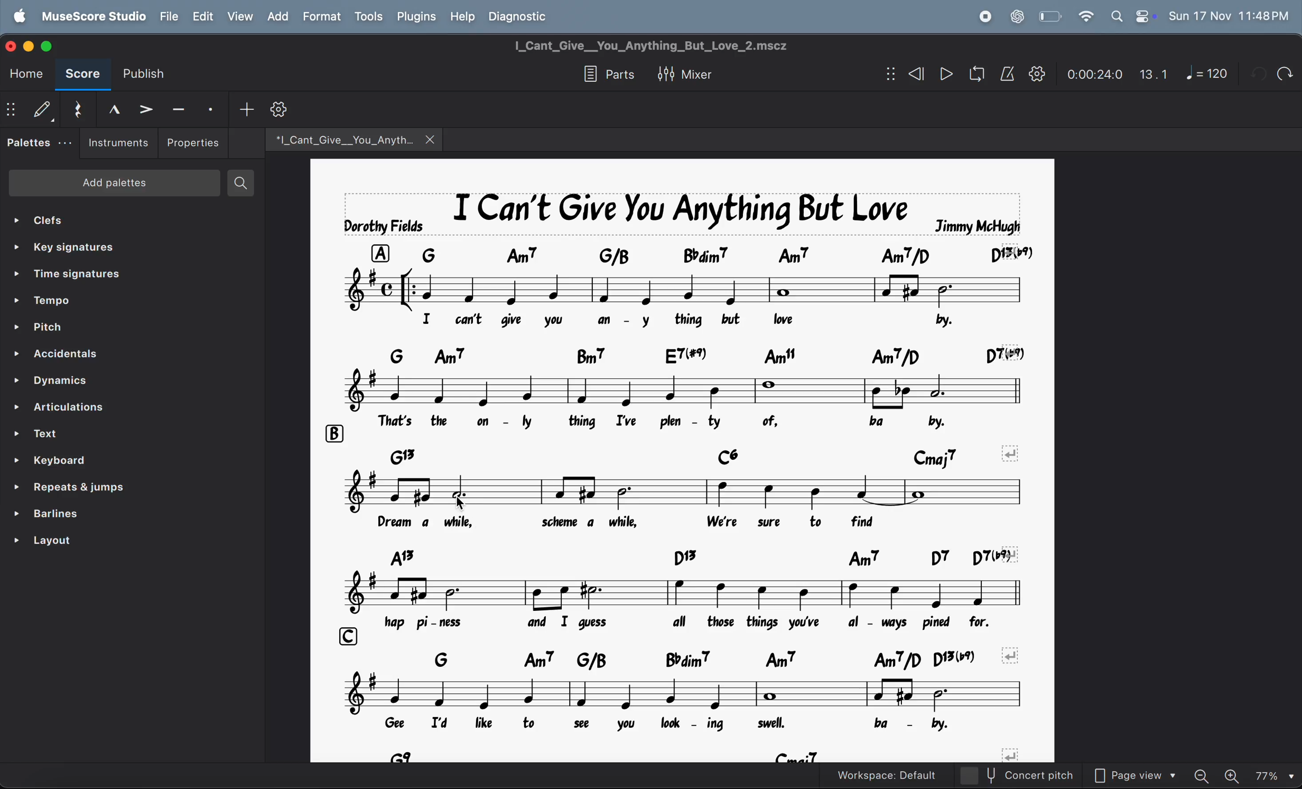 The width and height of the screenshot is (1302, 789). Describe the element at coordinates (31, 110) in the screenshot. I see `default` at that location.